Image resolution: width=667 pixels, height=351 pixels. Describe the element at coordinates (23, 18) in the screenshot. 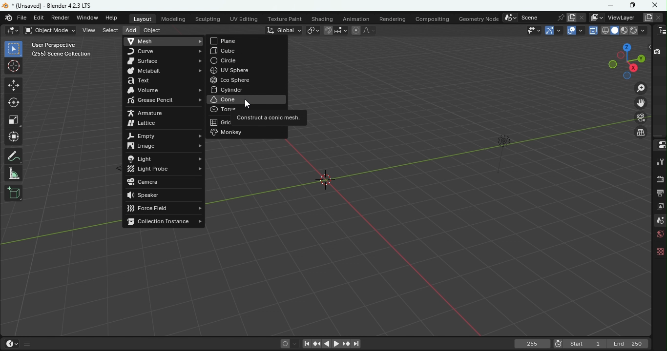

I see `File` at that location.